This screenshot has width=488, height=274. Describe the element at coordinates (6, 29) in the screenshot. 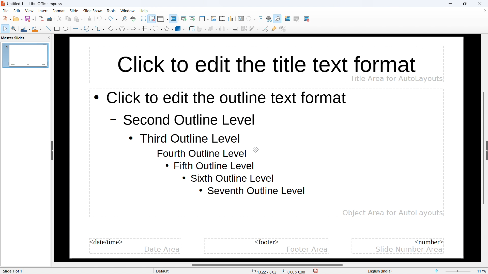

I see `select` at that location.